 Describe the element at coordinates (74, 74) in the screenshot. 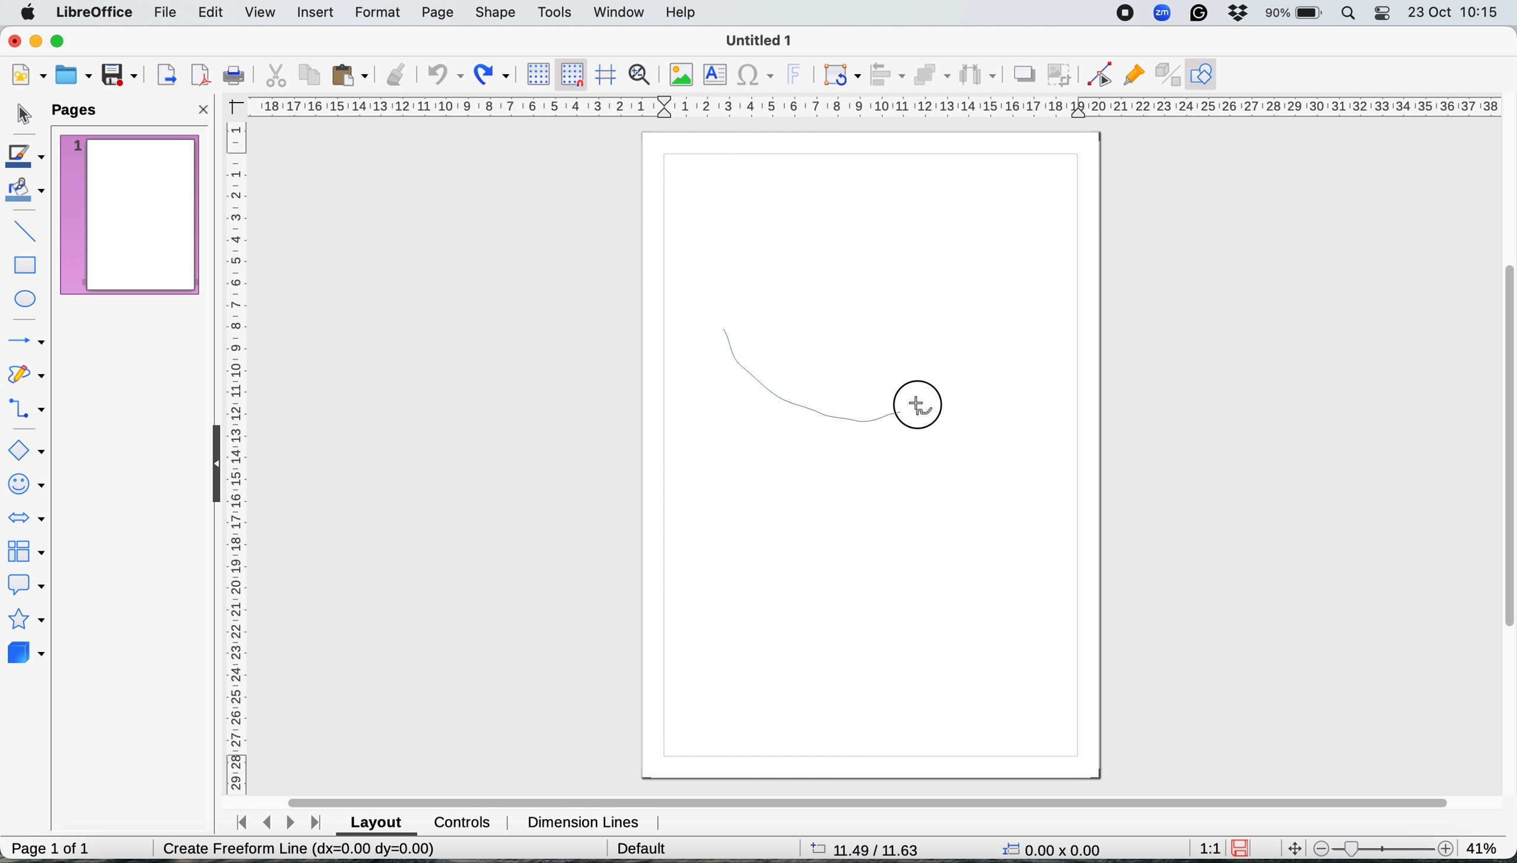

I see `open` at that location.